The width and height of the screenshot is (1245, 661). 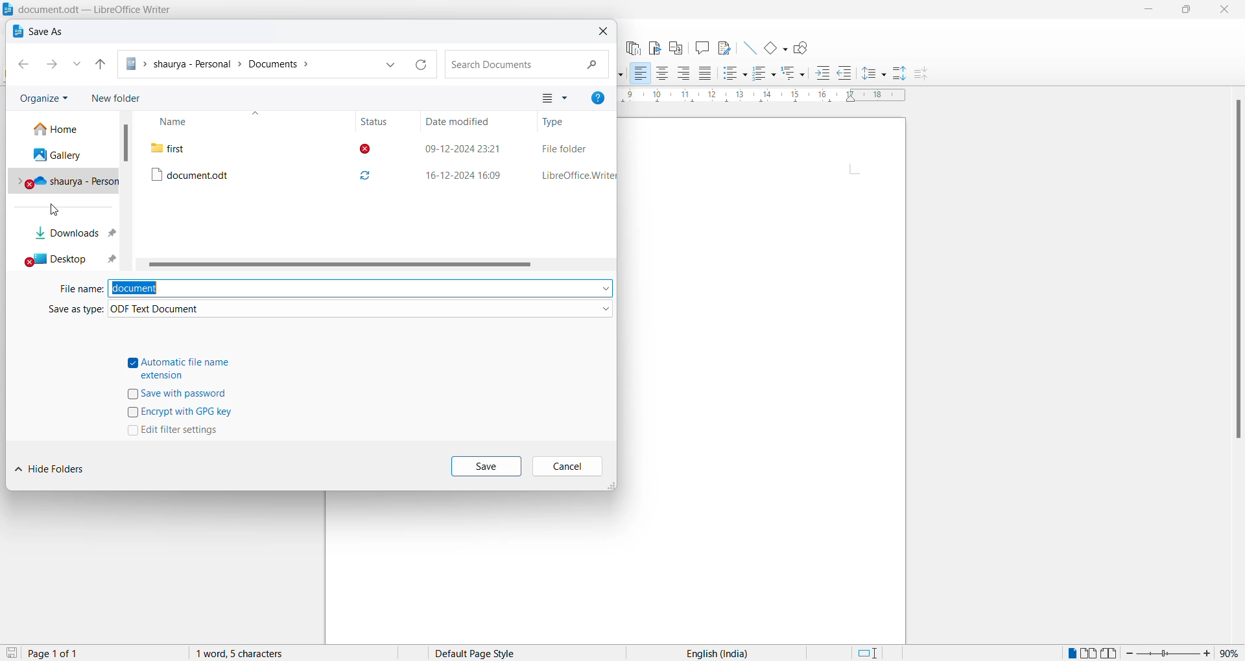 I want to click on encrypt with GPG key options, so click(x=180, y=413).